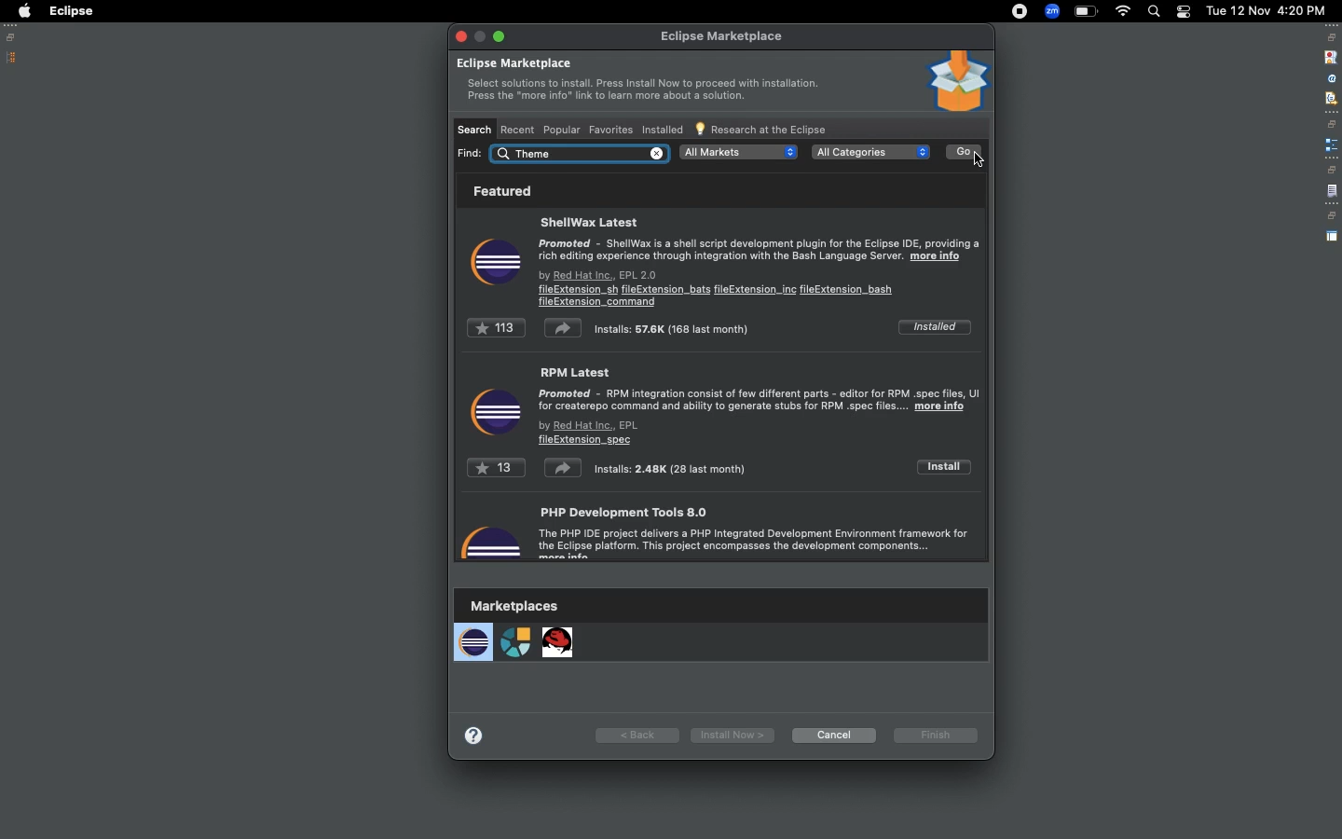 The width and height of the screenshot is (1342, 839). What do you see at coordinates (933, 326) in the screenshot?
I see `Installed` at bounding box center [933, 326].